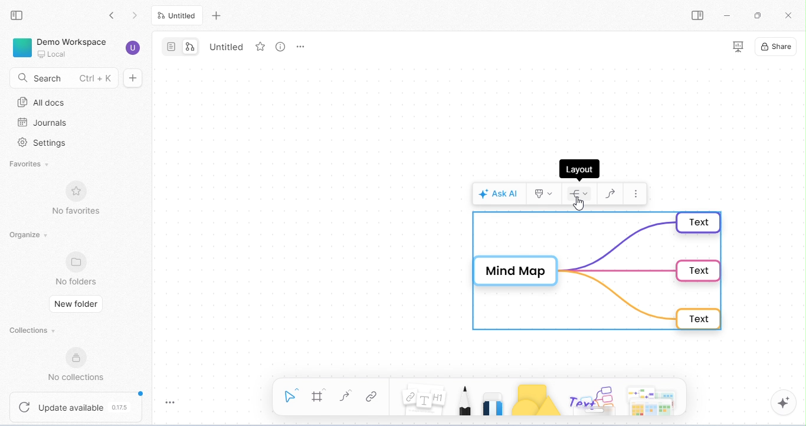  I want to click on maximize, so click(756, 15).